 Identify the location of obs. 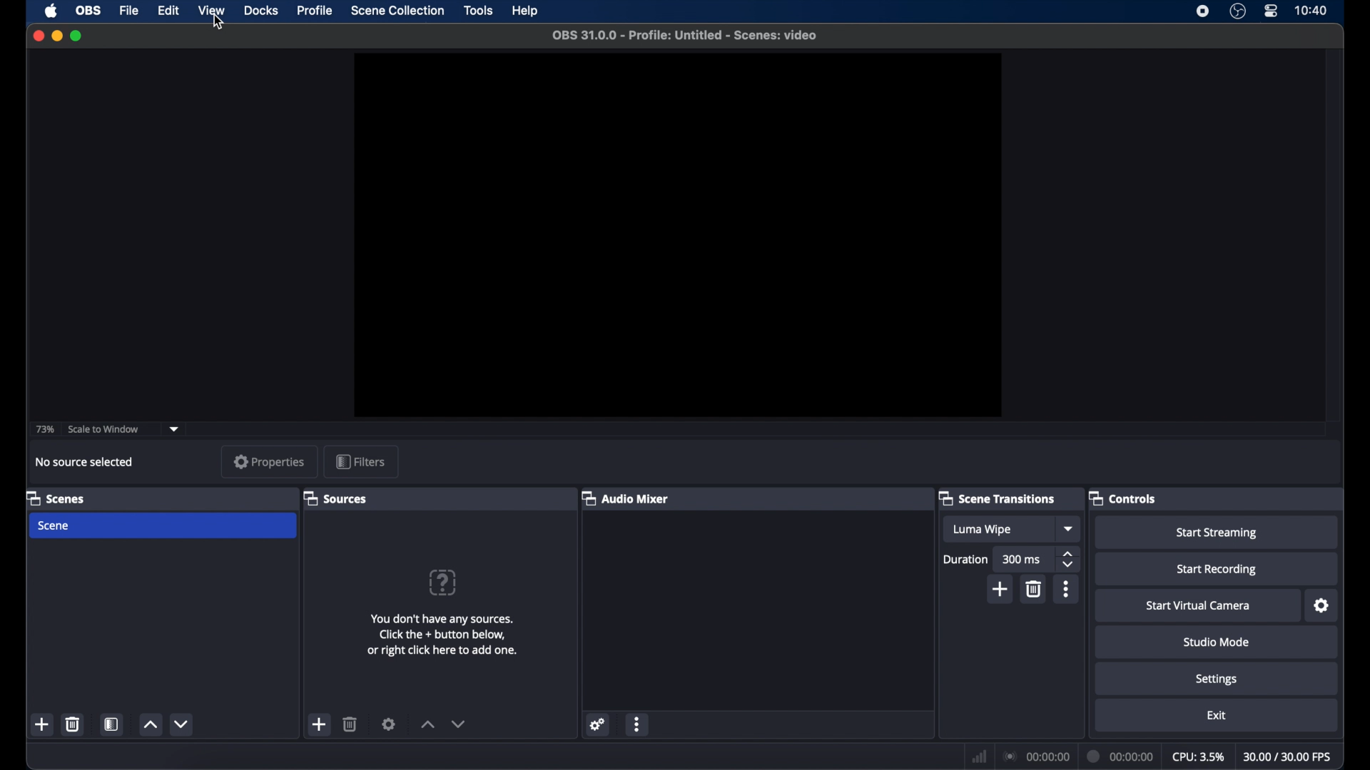
(87, 11).